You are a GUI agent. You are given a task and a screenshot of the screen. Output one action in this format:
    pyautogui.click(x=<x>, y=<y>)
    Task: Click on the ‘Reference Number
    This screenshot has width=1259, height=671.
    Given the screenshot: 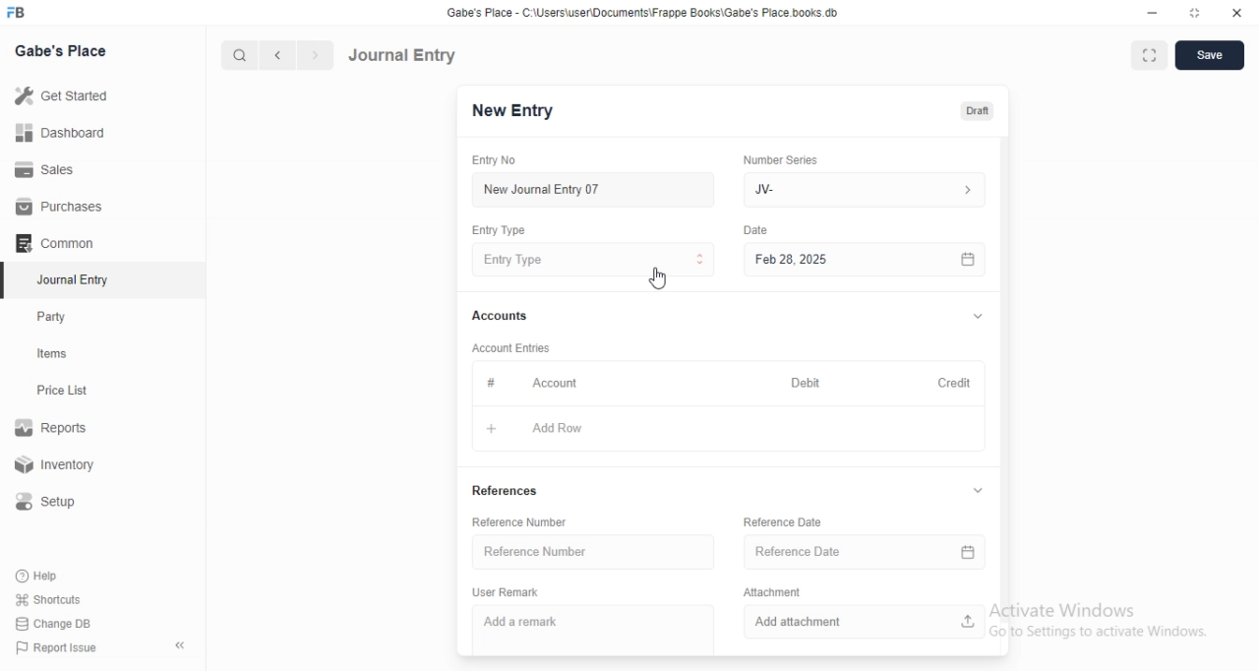 What is the action you would take?
    pyautogui.click(x=520, y=521)
    